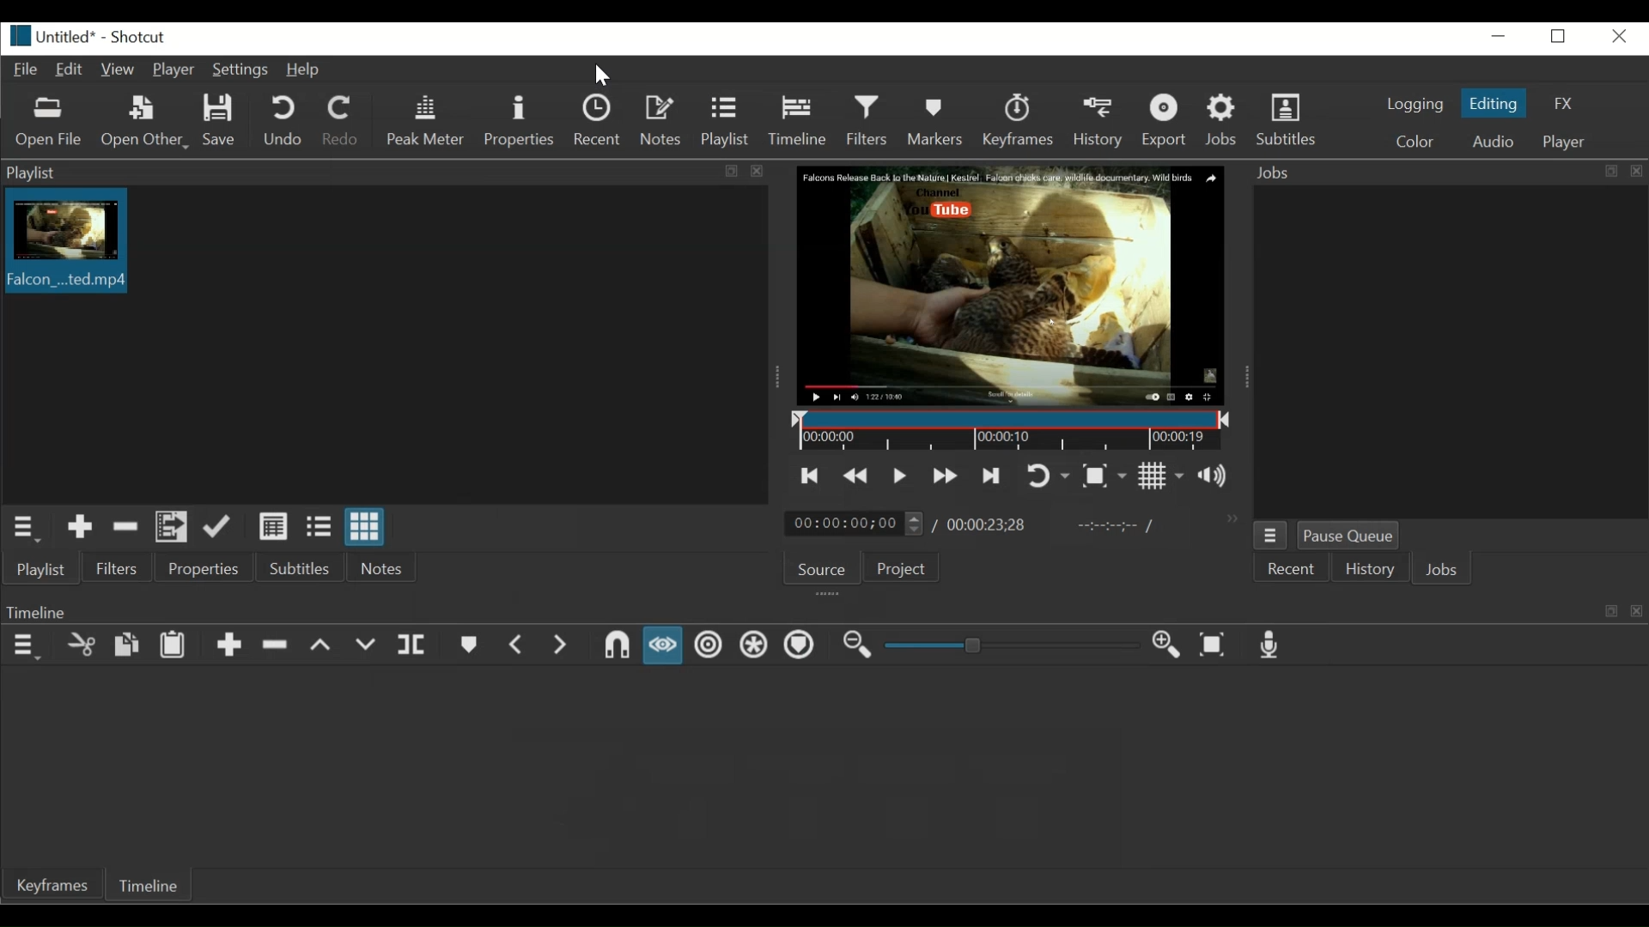 The height and width of the screenshot is (927, 1649). Describe the element at coordinates (411, 645) in the screenshot. I see `Split at playhead` at that location.